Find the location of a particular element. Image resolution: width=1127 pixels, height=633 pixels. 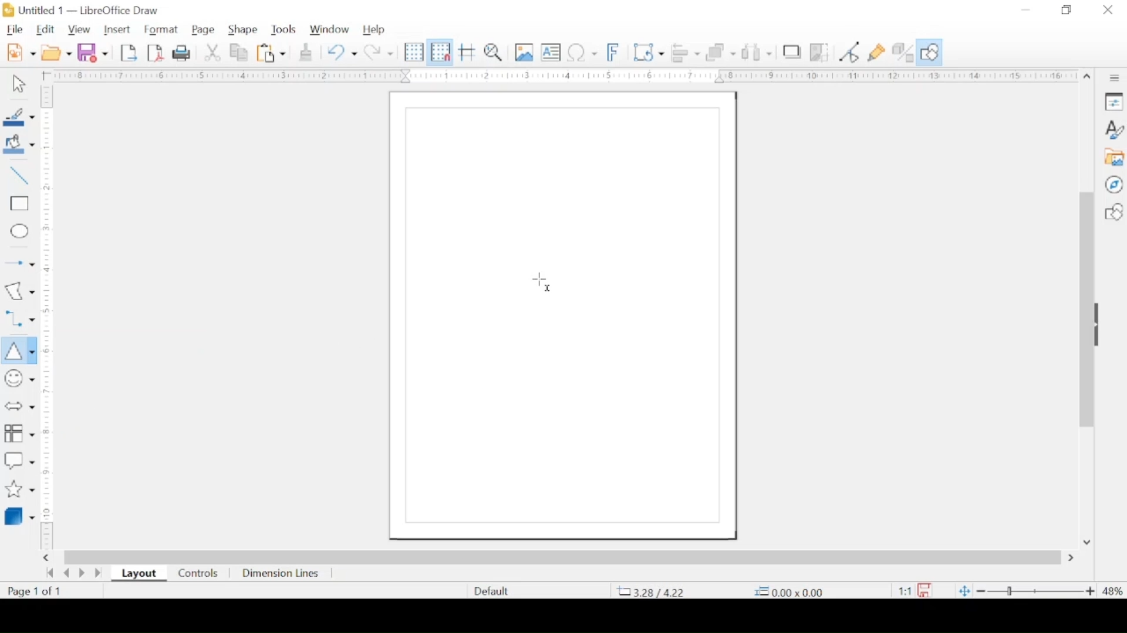

view is located at coordinates (80, 29).